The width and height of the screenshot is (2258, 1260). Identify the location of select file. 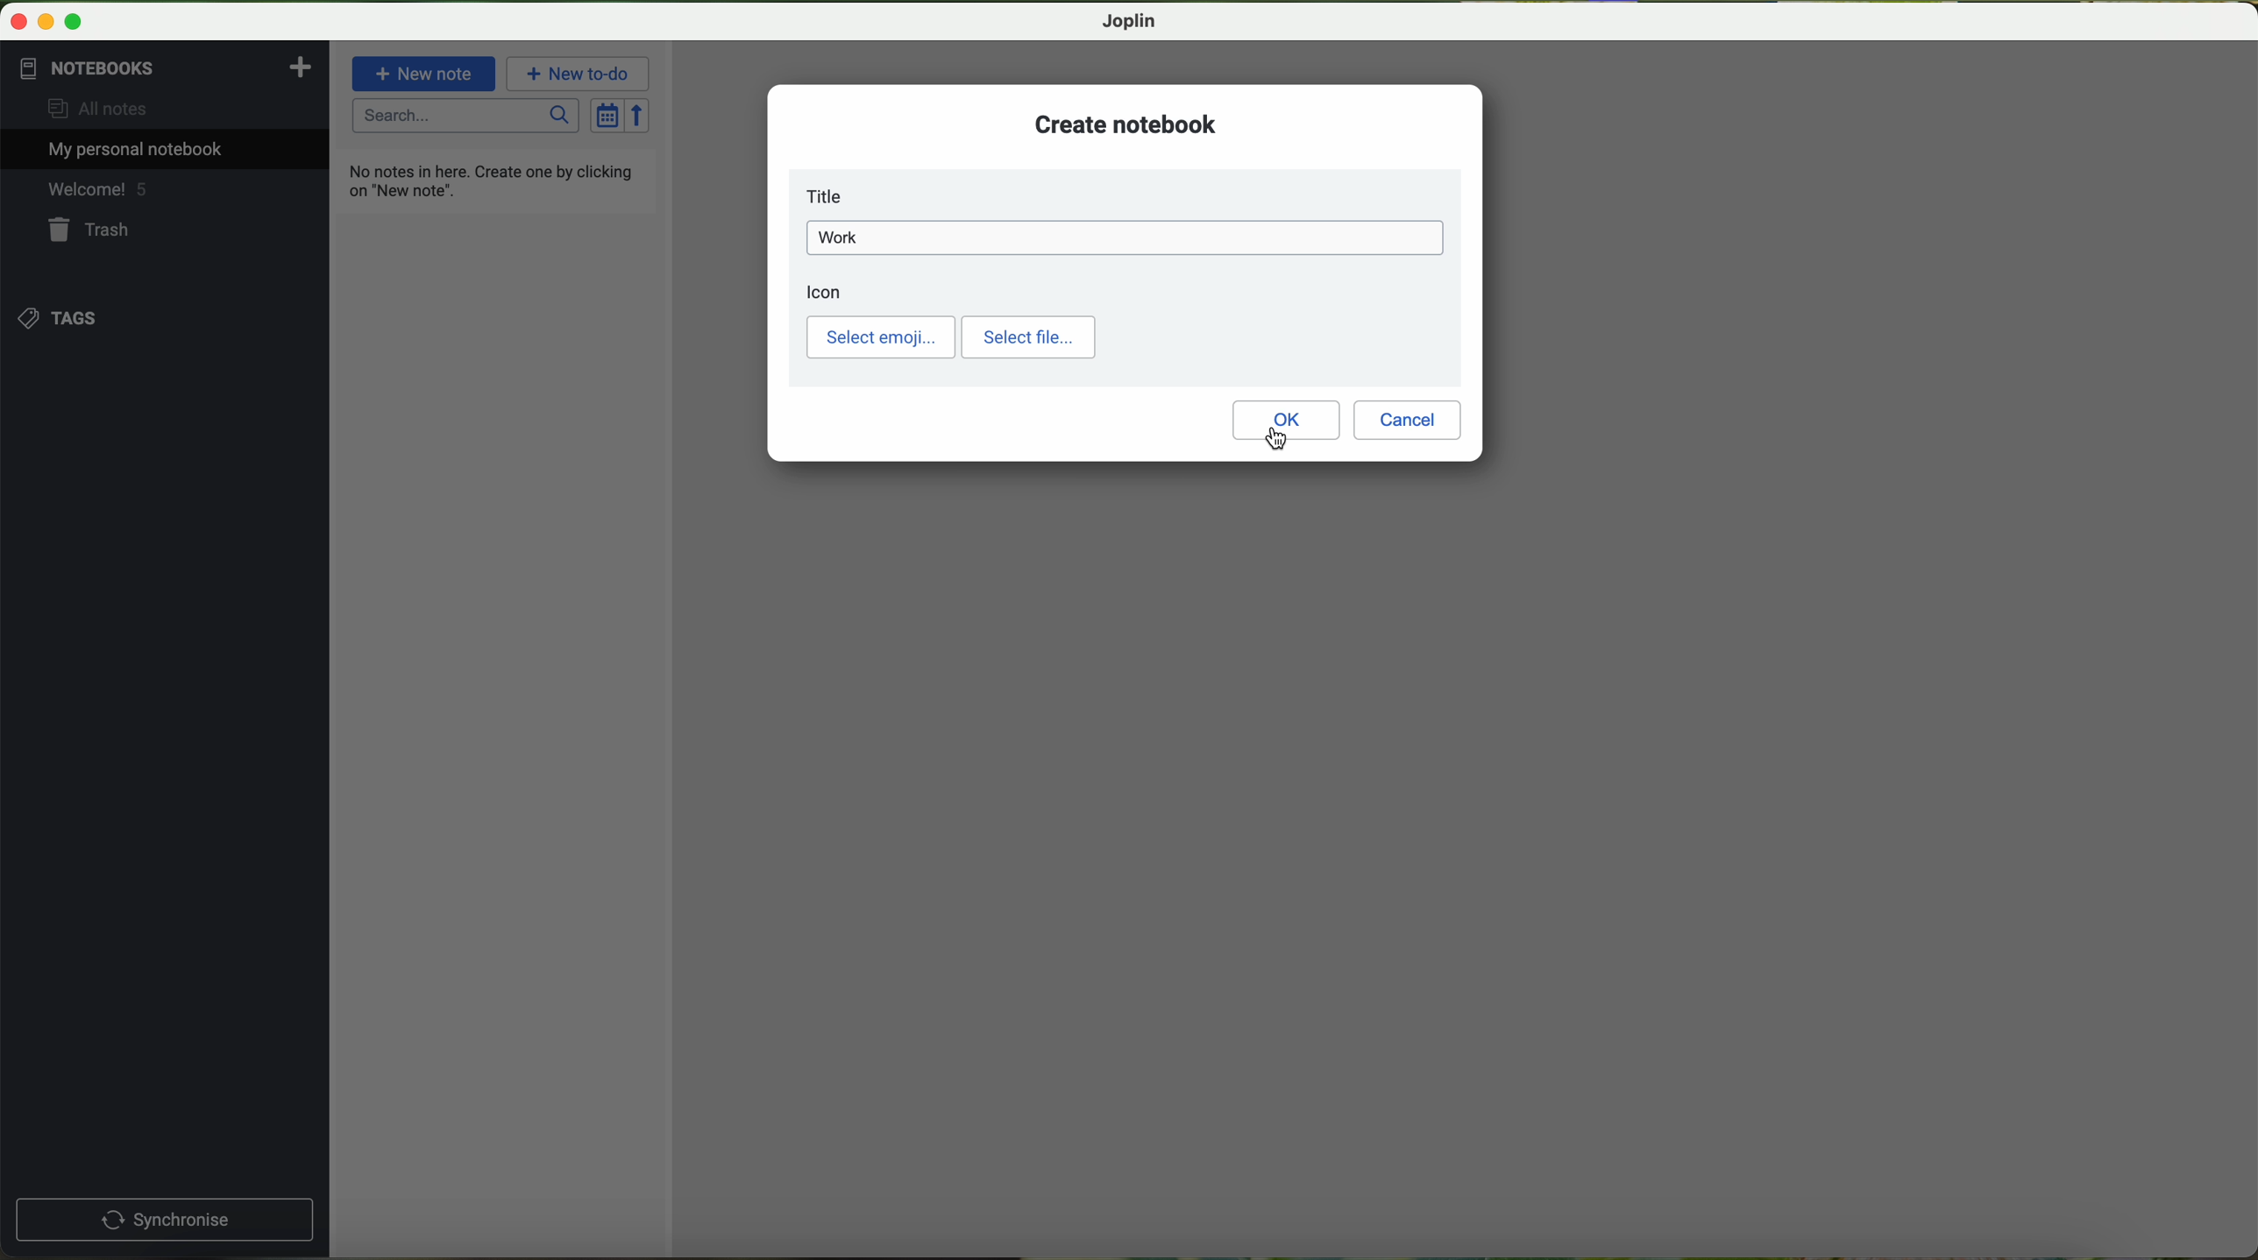
(1028, 337).